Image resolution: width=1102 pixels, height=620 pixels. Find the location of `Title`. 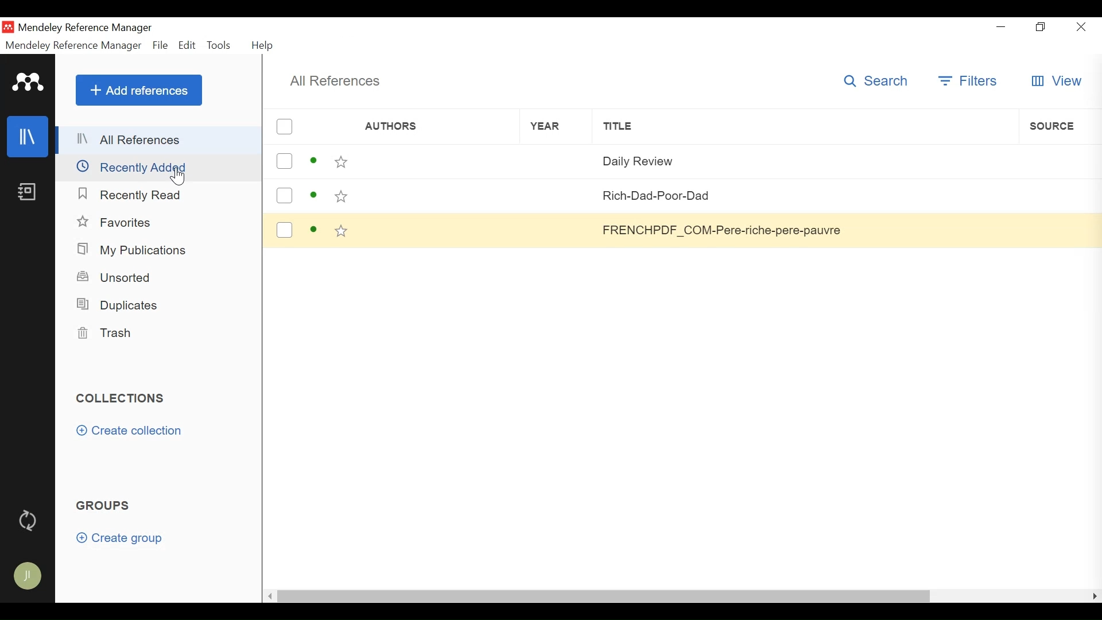

Title is located at coordinates (801, 229).